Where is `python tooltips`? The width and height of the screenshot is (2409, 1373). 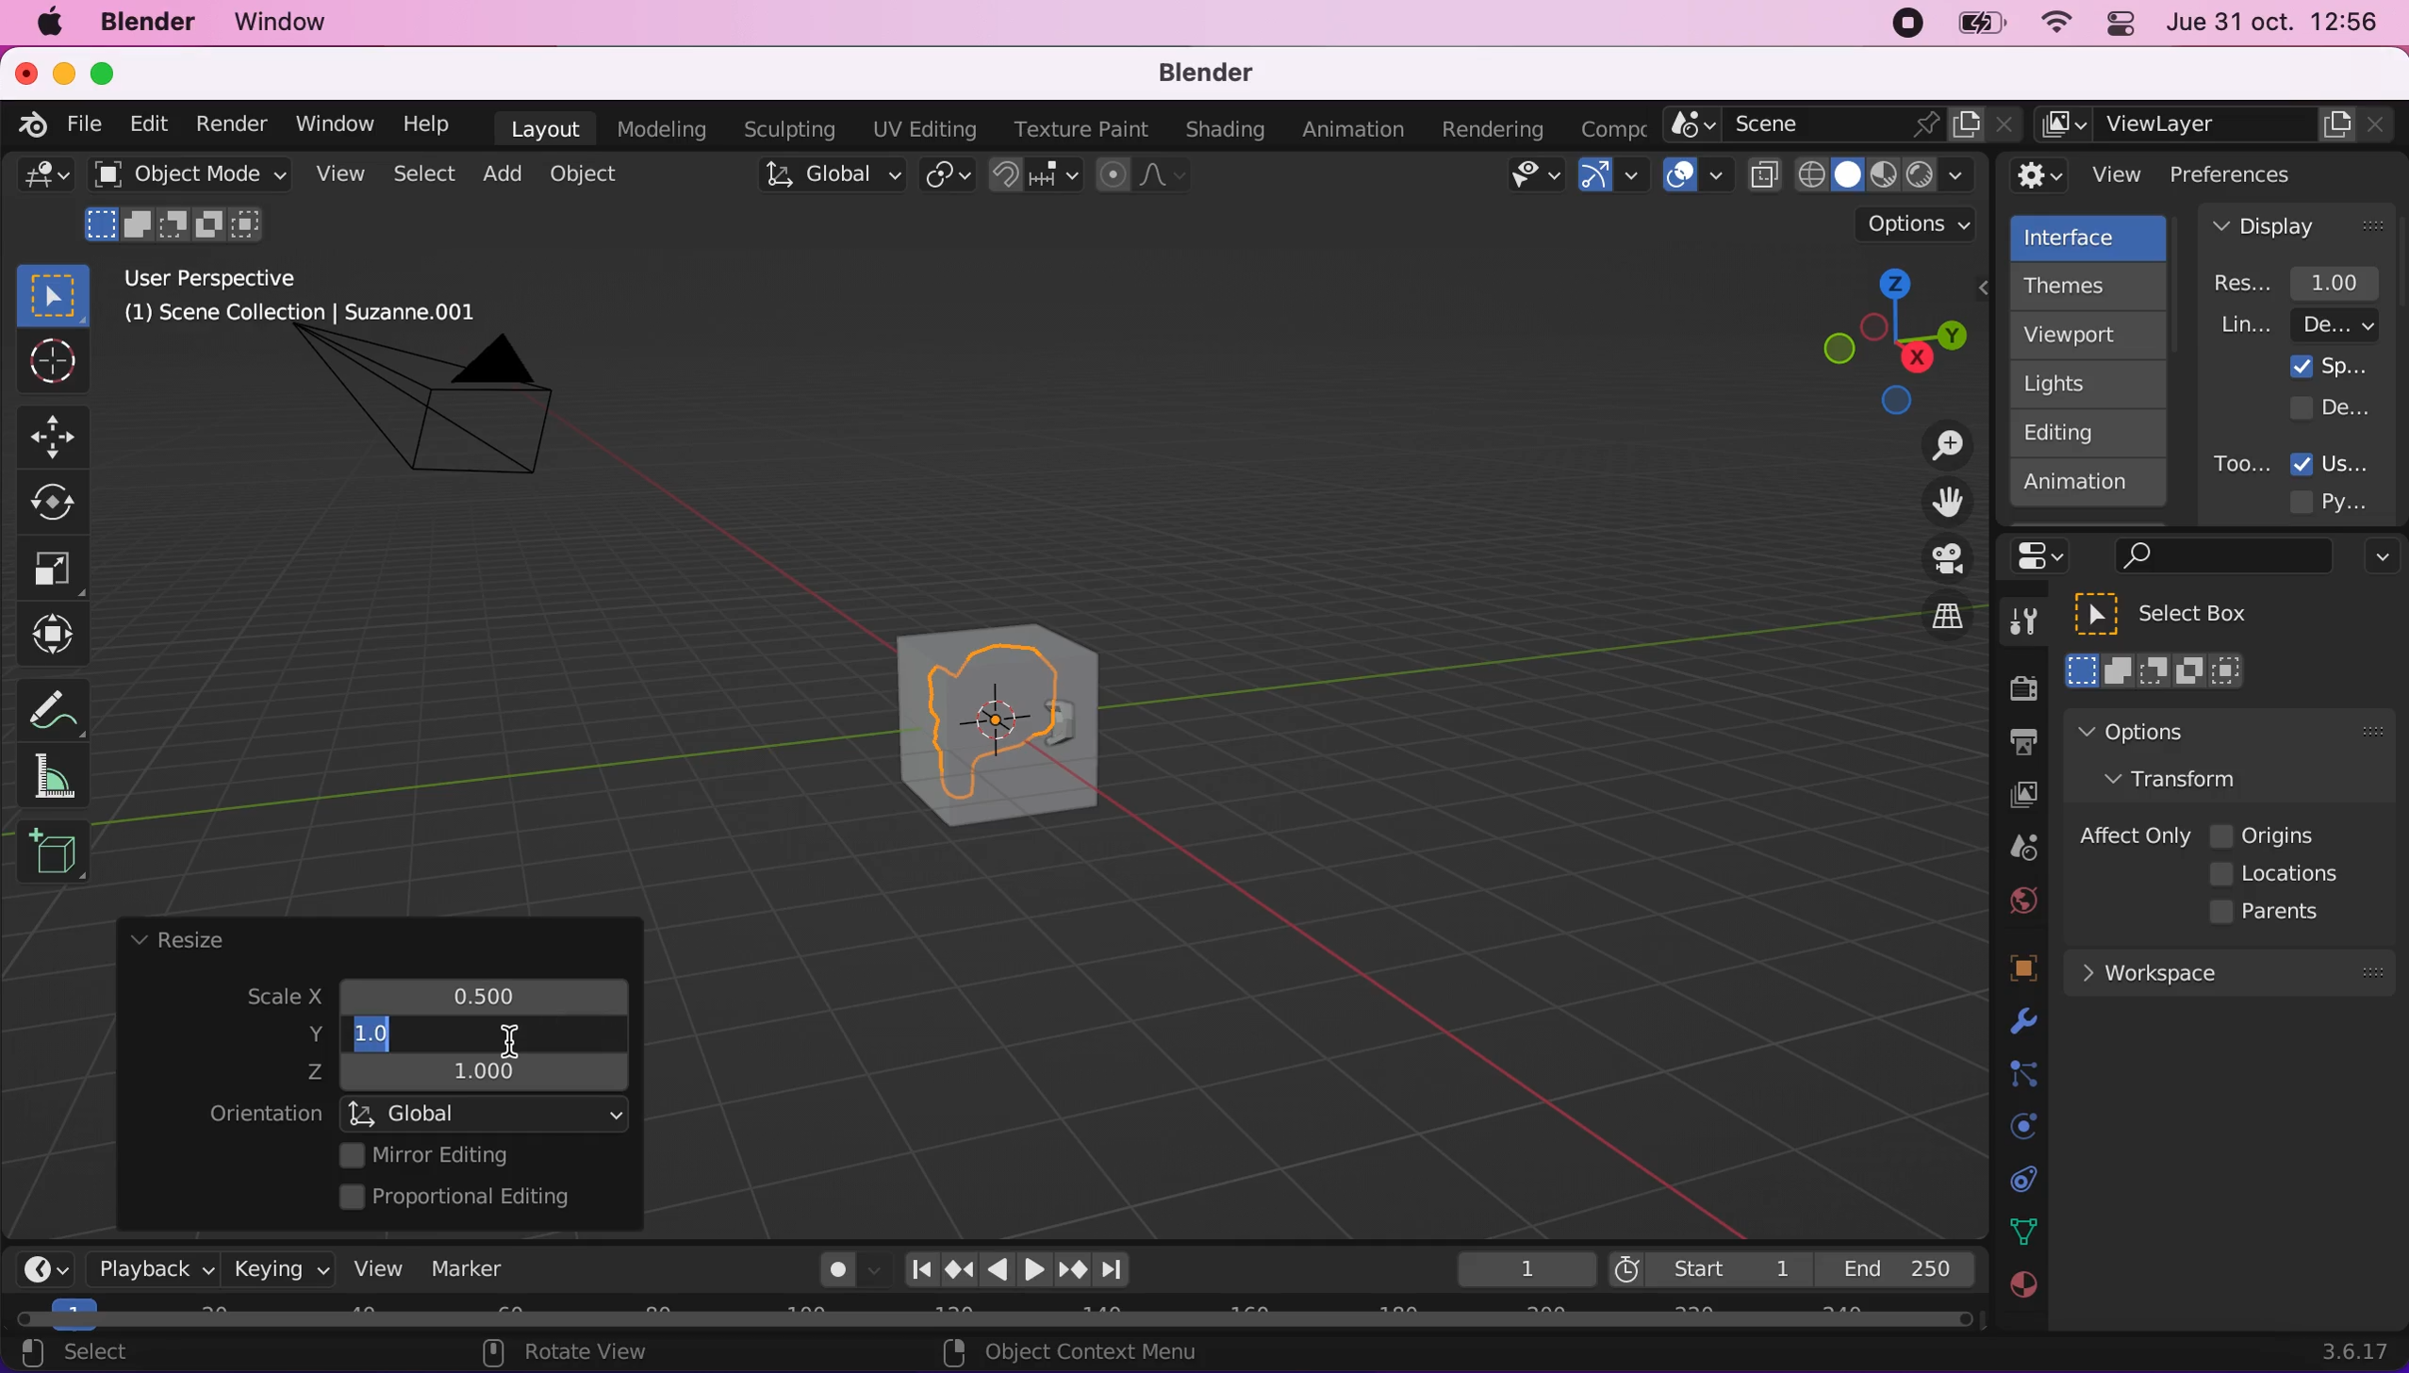
python tooltips is located at coordinates (2351, 499).